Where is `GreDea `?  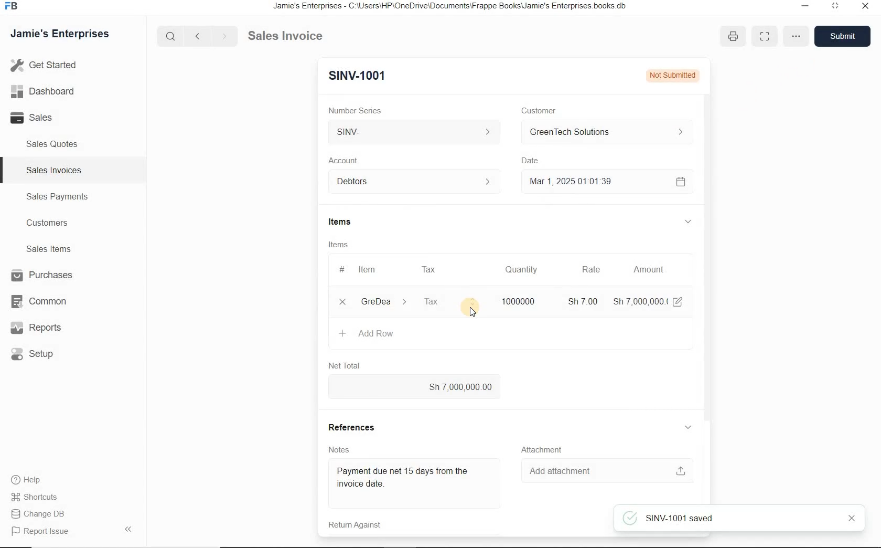
GreDea  is located at coordinates (382, 302).